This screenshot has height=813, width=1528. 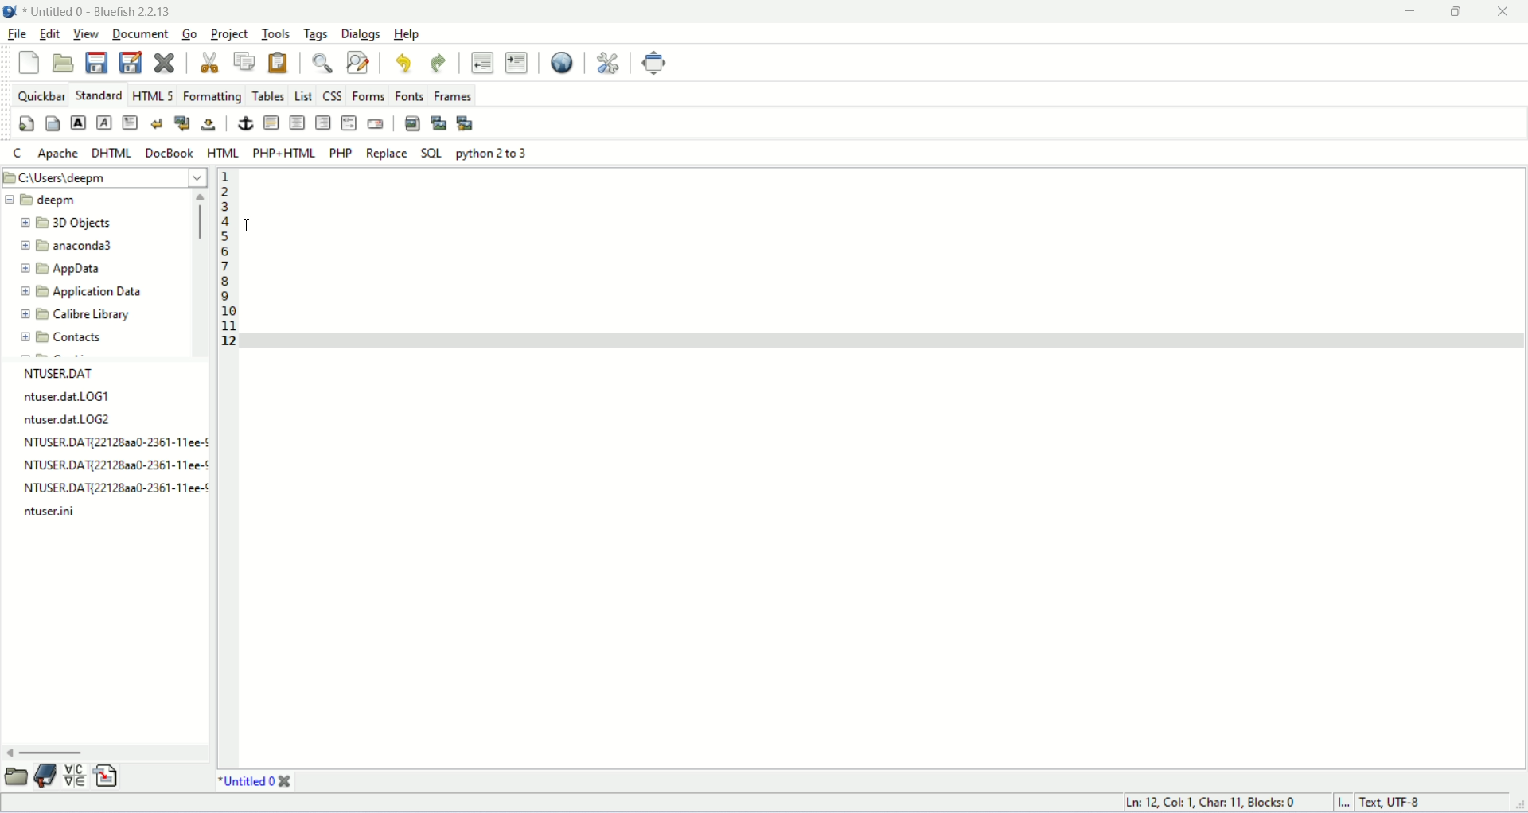 I want to click on document name, so click(x=97, y=10).